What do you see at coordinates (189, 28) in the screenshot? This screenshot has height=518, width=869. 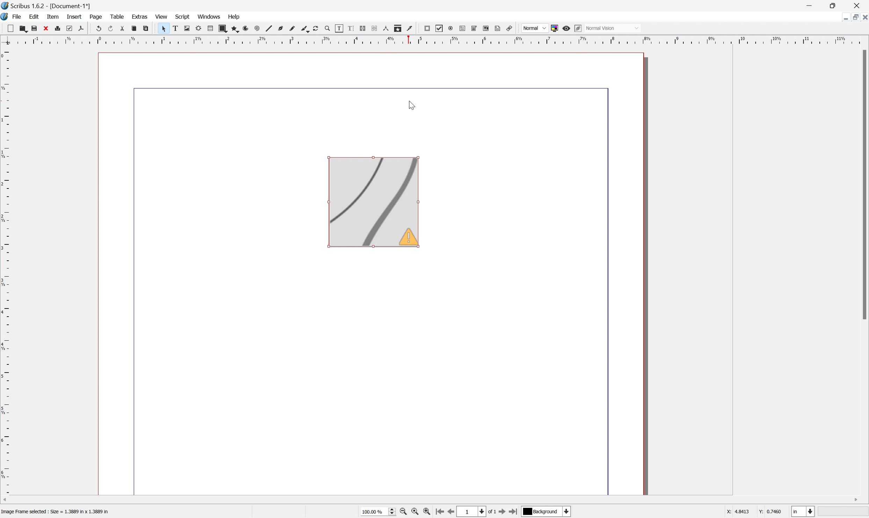 I see `Image frame` at bounding box center [189, 28].